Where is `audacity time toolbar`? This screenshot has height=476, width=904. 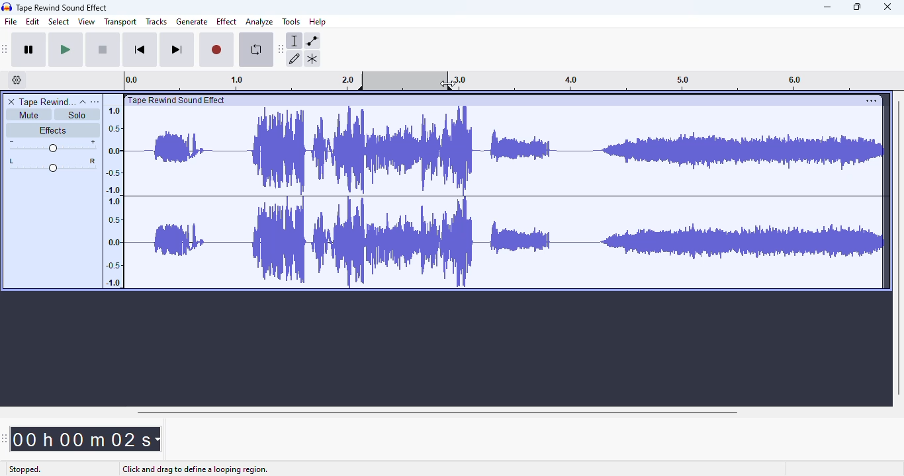 audacity time toolbar is located at coordinates (5, 438).